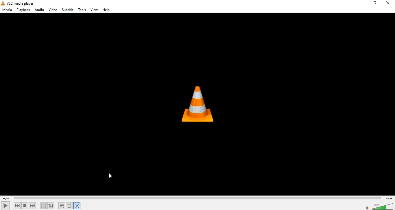 The height and width of the screenshot is (210, 395). Describe the element at coordinates (5, 205) in the screenshot. I see `play` at that location.